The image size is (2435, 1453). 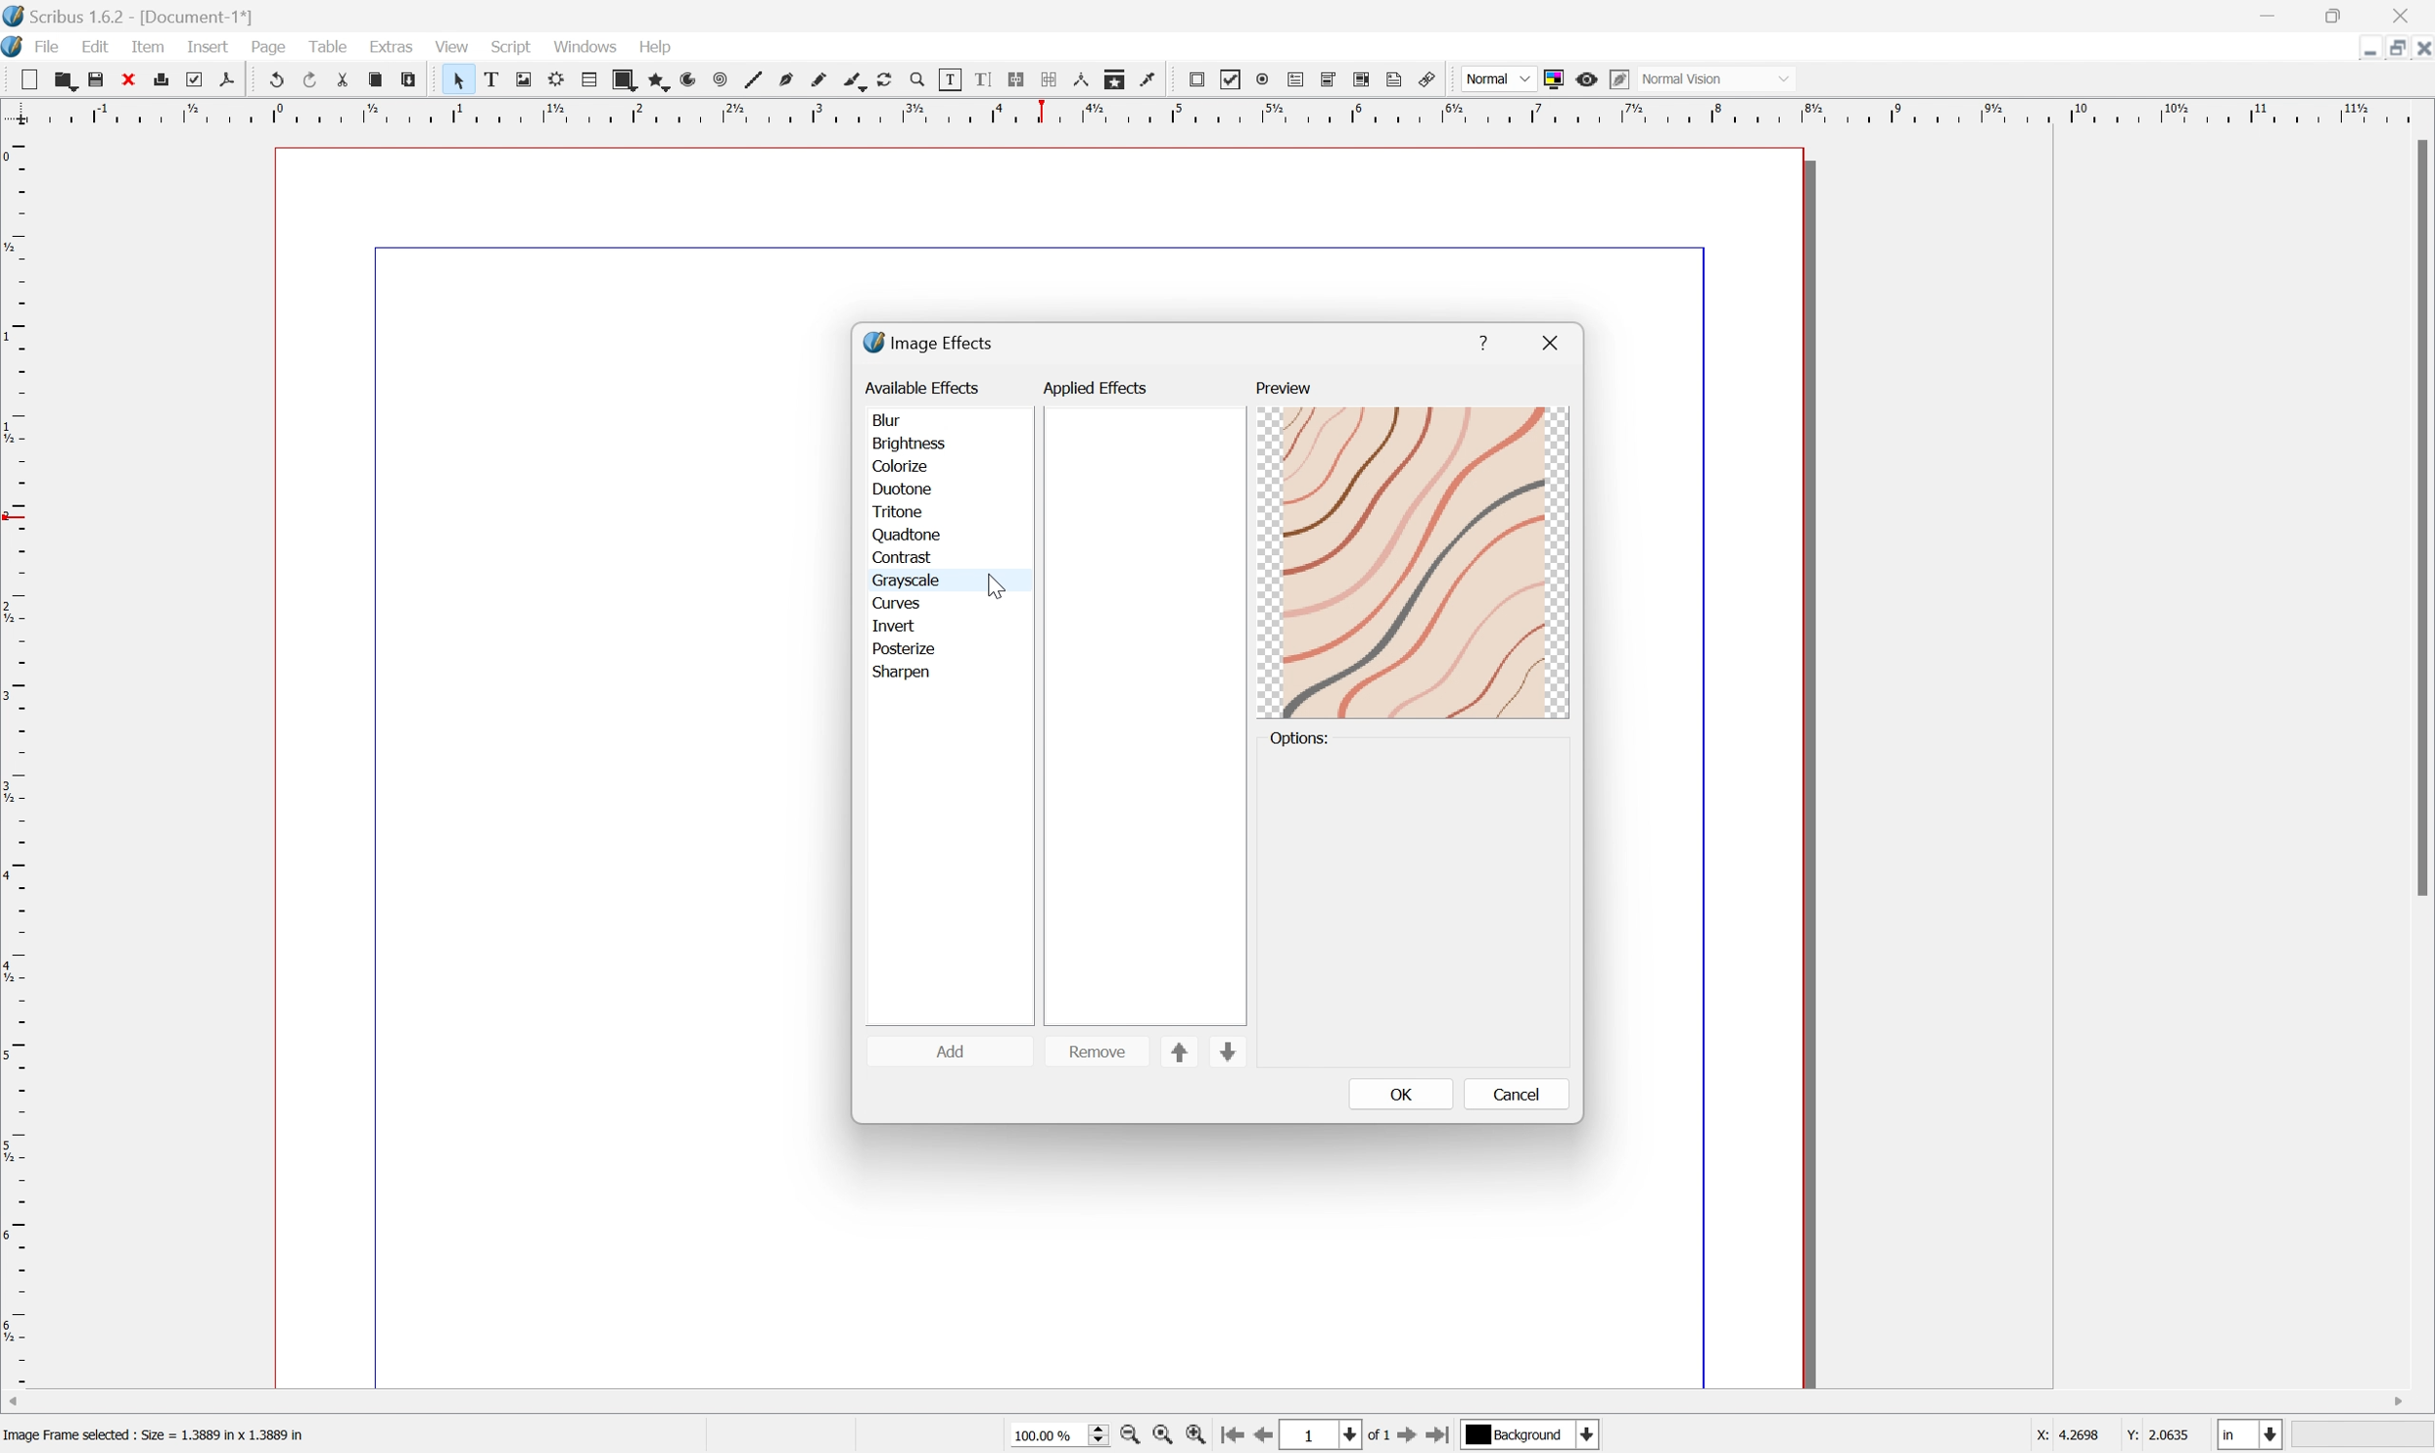 I want to click on Save, so click(x=102, y=78).